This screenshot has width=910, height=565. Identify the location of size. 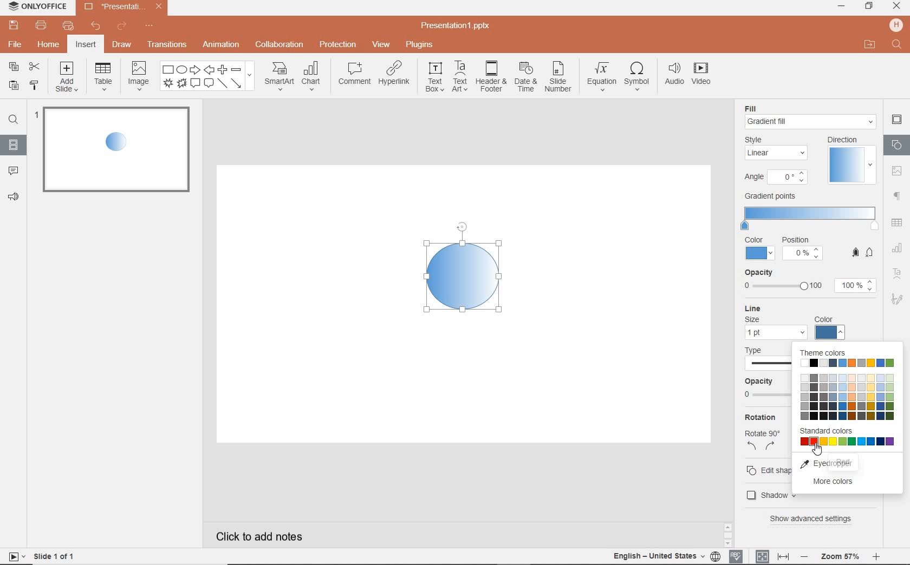
(752, 320).